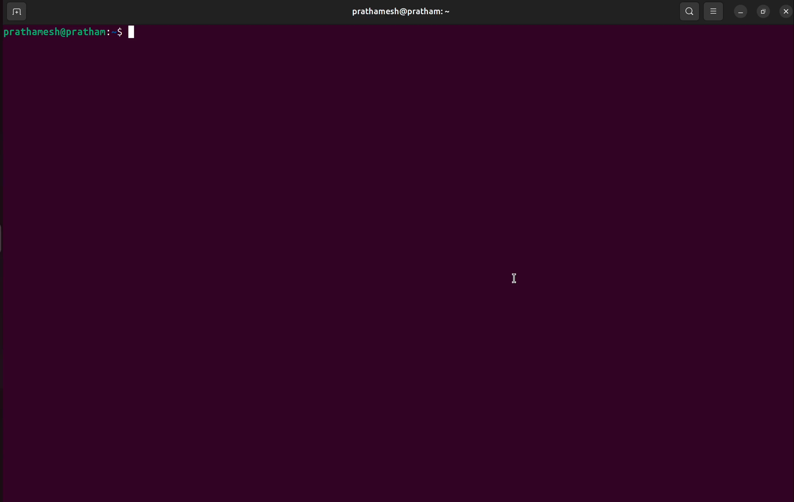 This screenshot has width=794, height=502. What do you see at coordinates (785, 10) in the screenshot?
I see `close` at bounding box center [785, 10].